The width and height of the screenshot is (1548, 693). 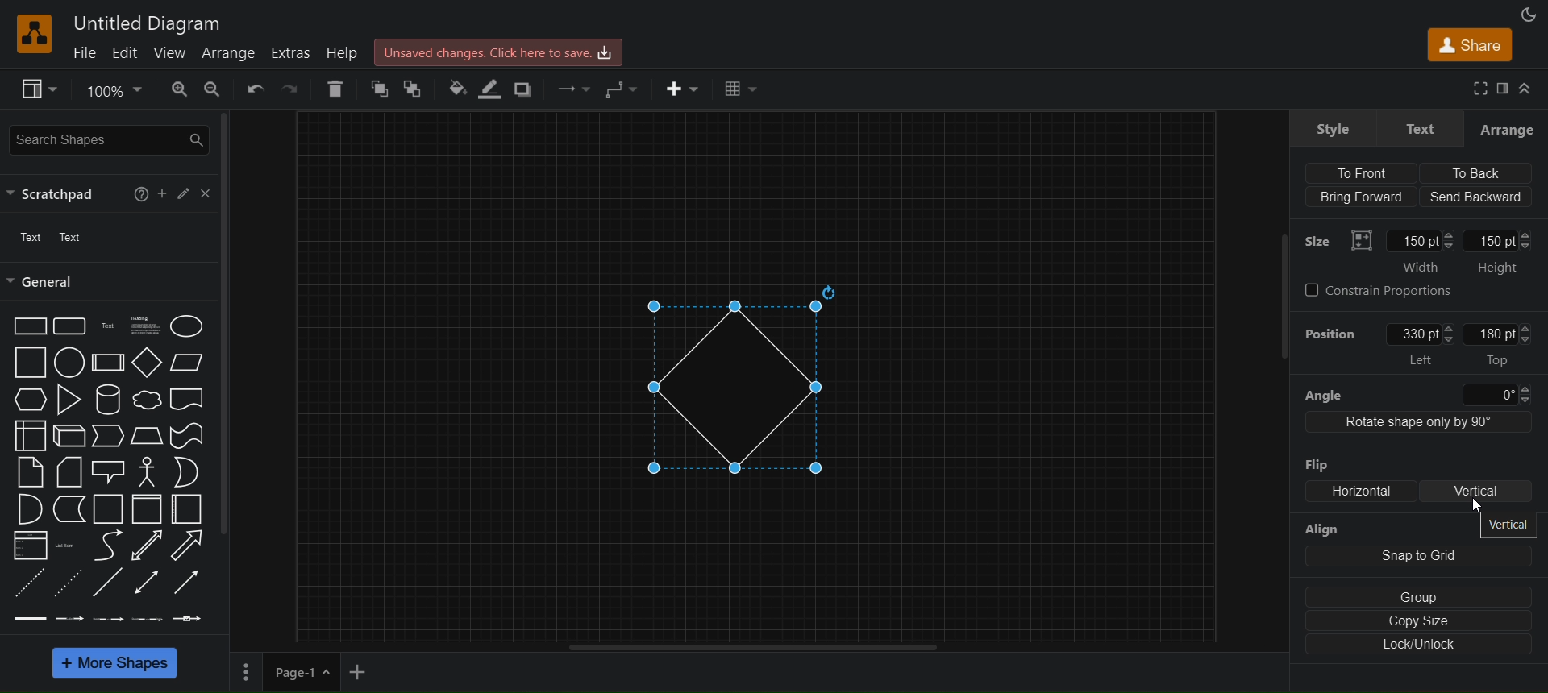 I want to click on width, so click(x=1421, y=255).